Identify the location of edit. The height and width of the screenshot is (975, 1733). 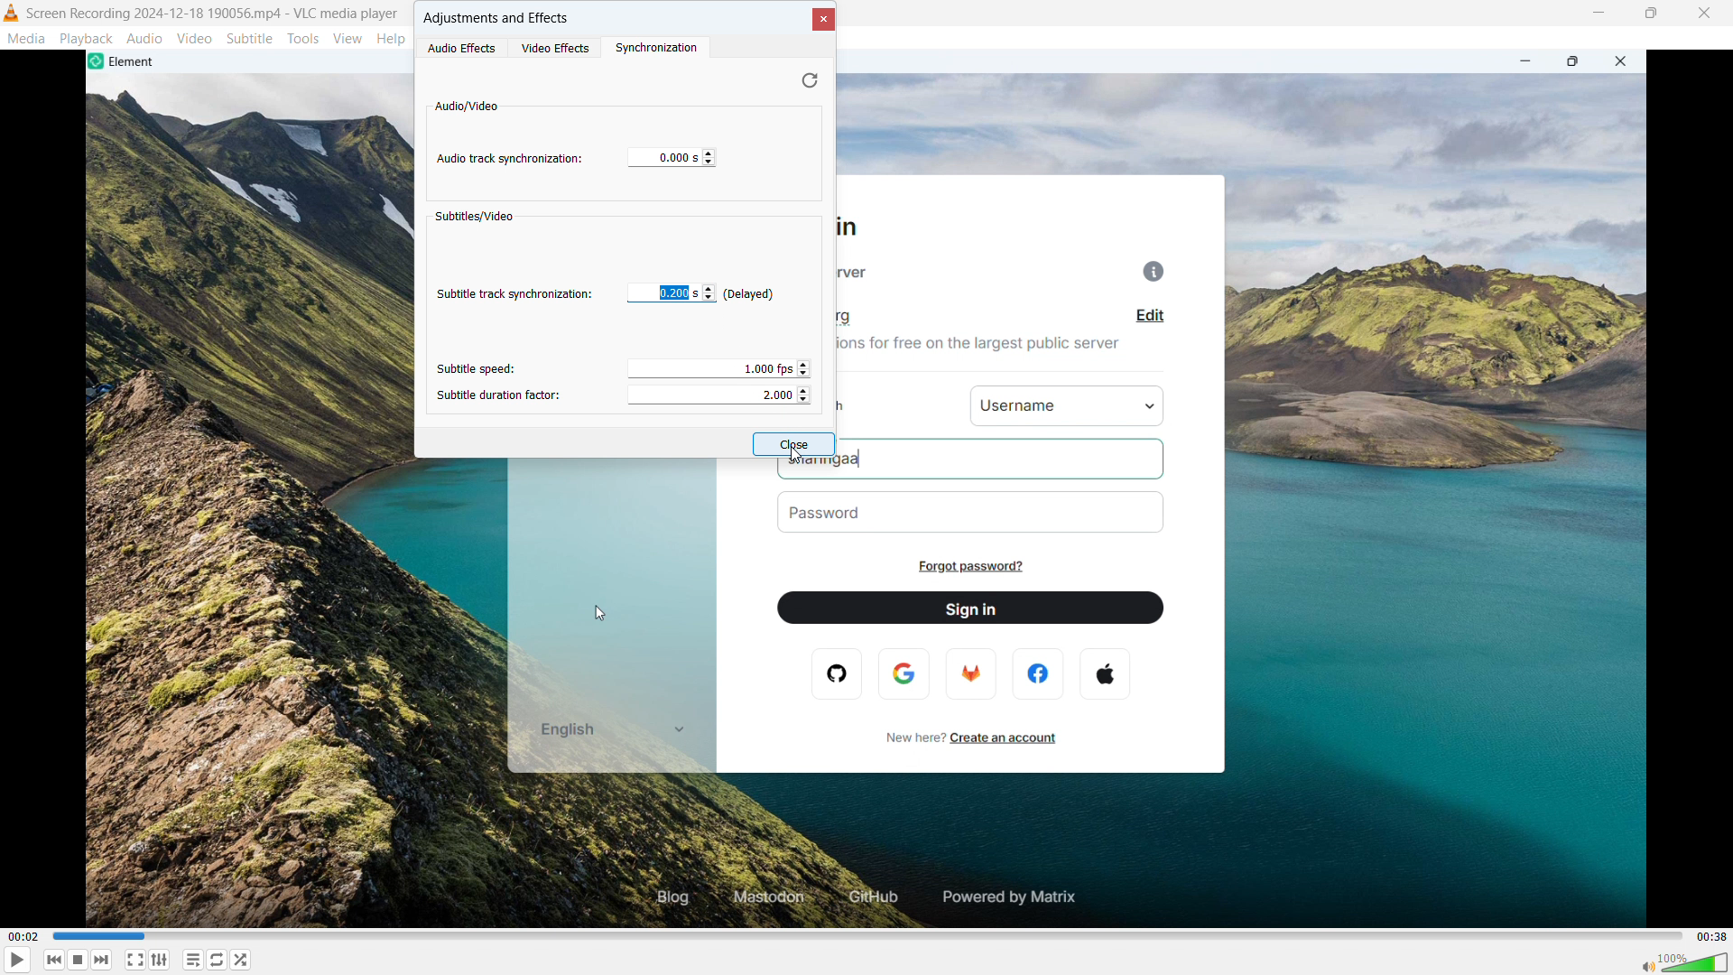
(1151, 315).